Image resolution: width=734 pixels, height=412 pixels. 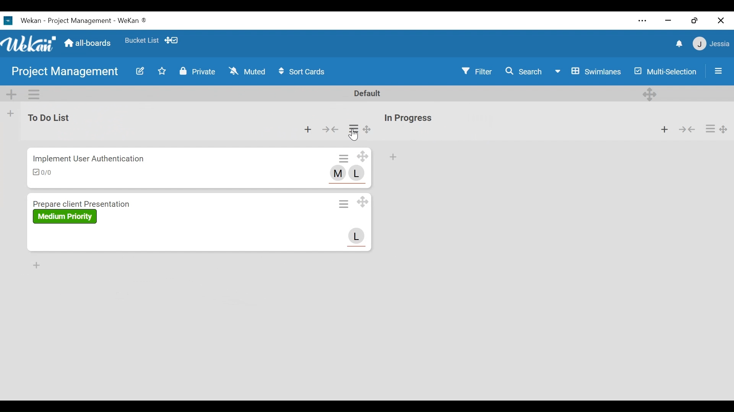 I want to click on Multi-Selection, so click(x=664, y=71).